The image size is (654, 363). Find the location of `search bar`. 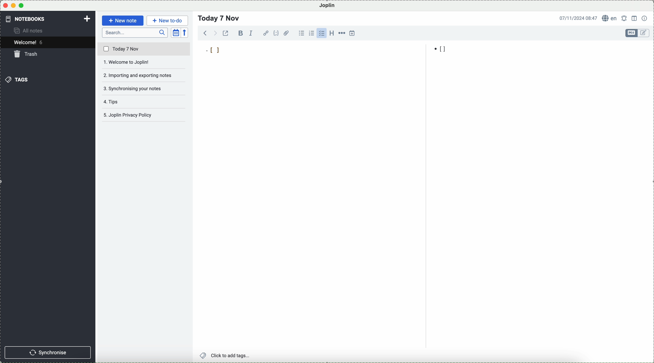

search bar is located at coordinates (135, 33).